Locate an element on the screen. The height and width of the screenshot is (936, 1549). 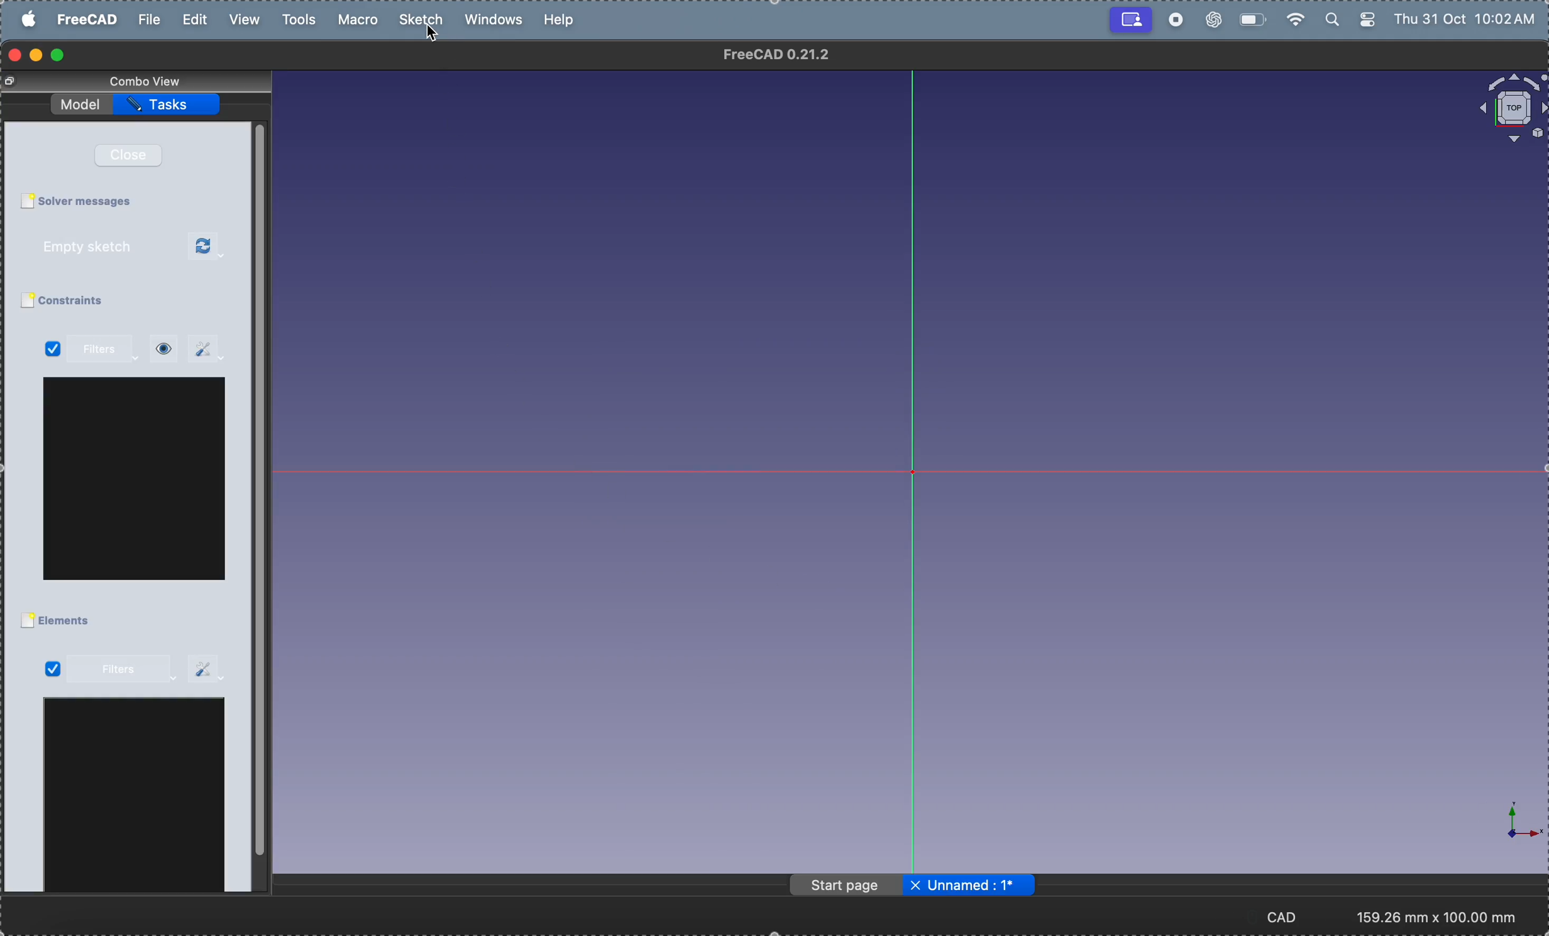
refresh is located at coordinates (207, 247).